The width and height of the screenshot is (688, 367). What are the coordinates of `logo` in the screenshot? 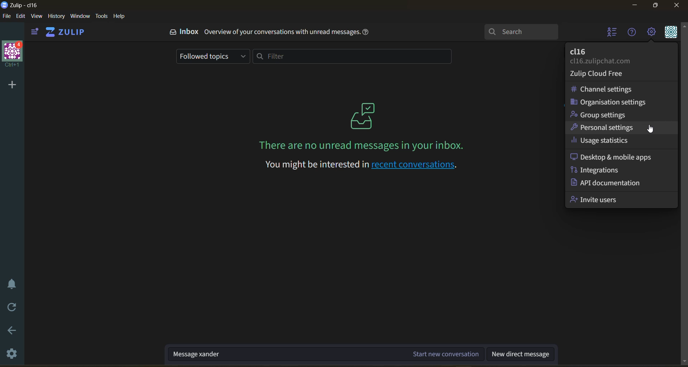 It's located at (362, 114).